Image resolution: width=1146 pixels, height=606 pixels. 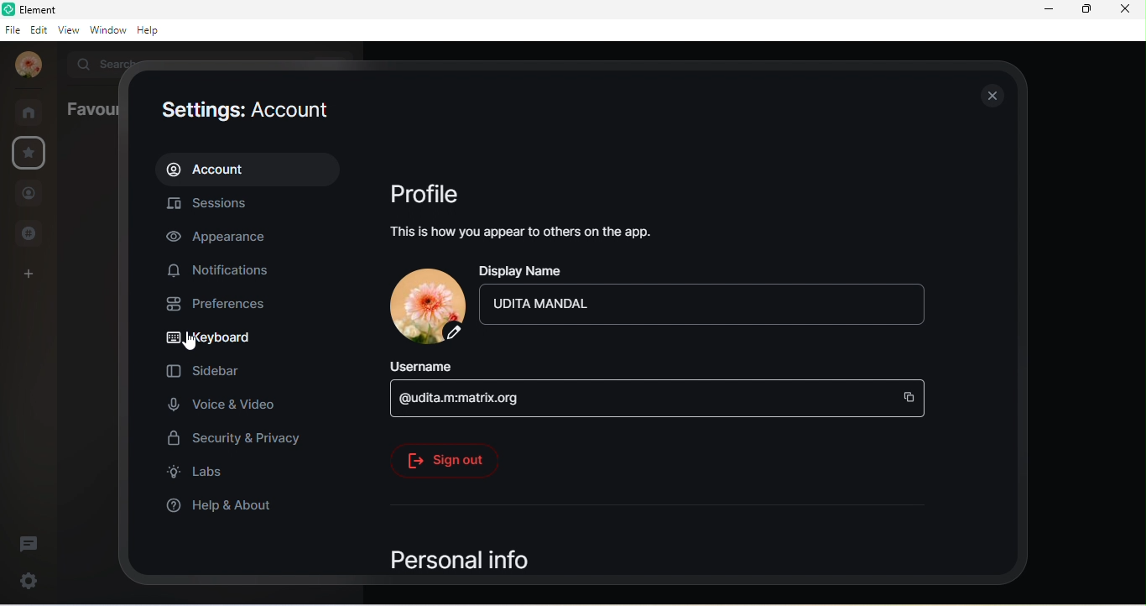 What do you see at coordinates (245, 112) in the screenshot?
I see `settings: account` at bounding box center [245, 112].